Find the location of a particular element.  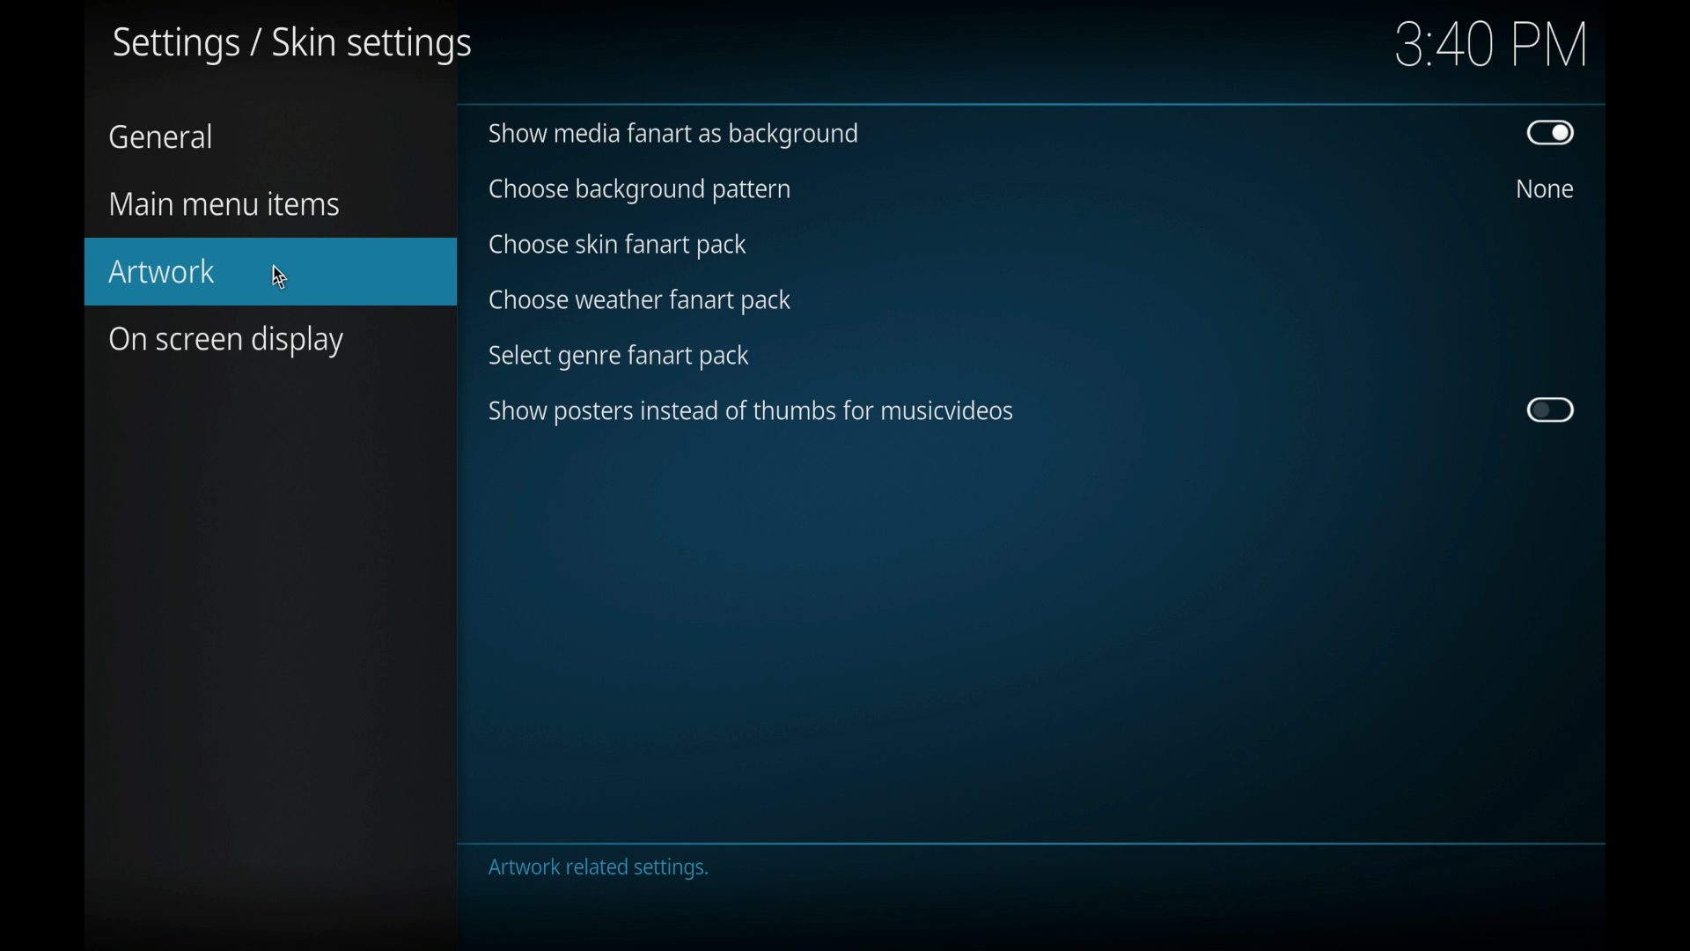

toggle button is located at coordinates (1551, 132).